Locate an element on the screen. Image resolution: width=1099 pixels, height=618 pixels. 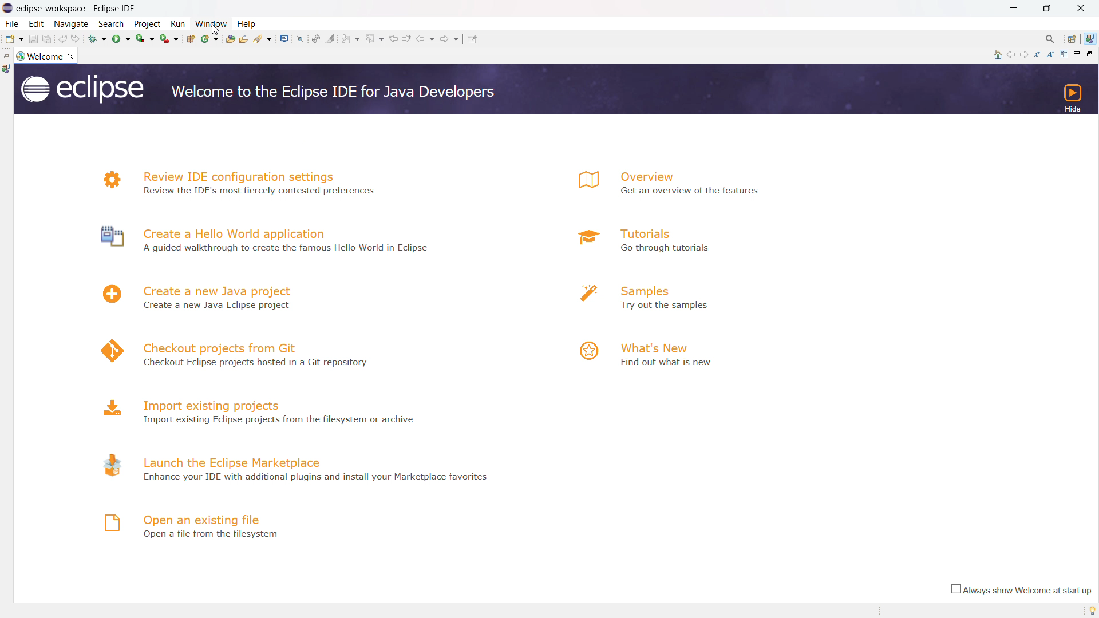
hide is located at coordinates (1071, 97).